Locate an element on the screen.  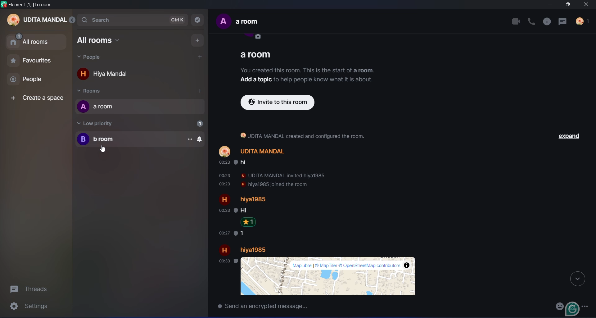
 UDITA MANDAL0023 ® hi00:23 uv UDITA MANDAL invited hiya198500:23 H hiya1985 joined the roomH hiya19850023 @ Hi*10027 @ 1H hiya1985 is located at coordinates (323, 199).